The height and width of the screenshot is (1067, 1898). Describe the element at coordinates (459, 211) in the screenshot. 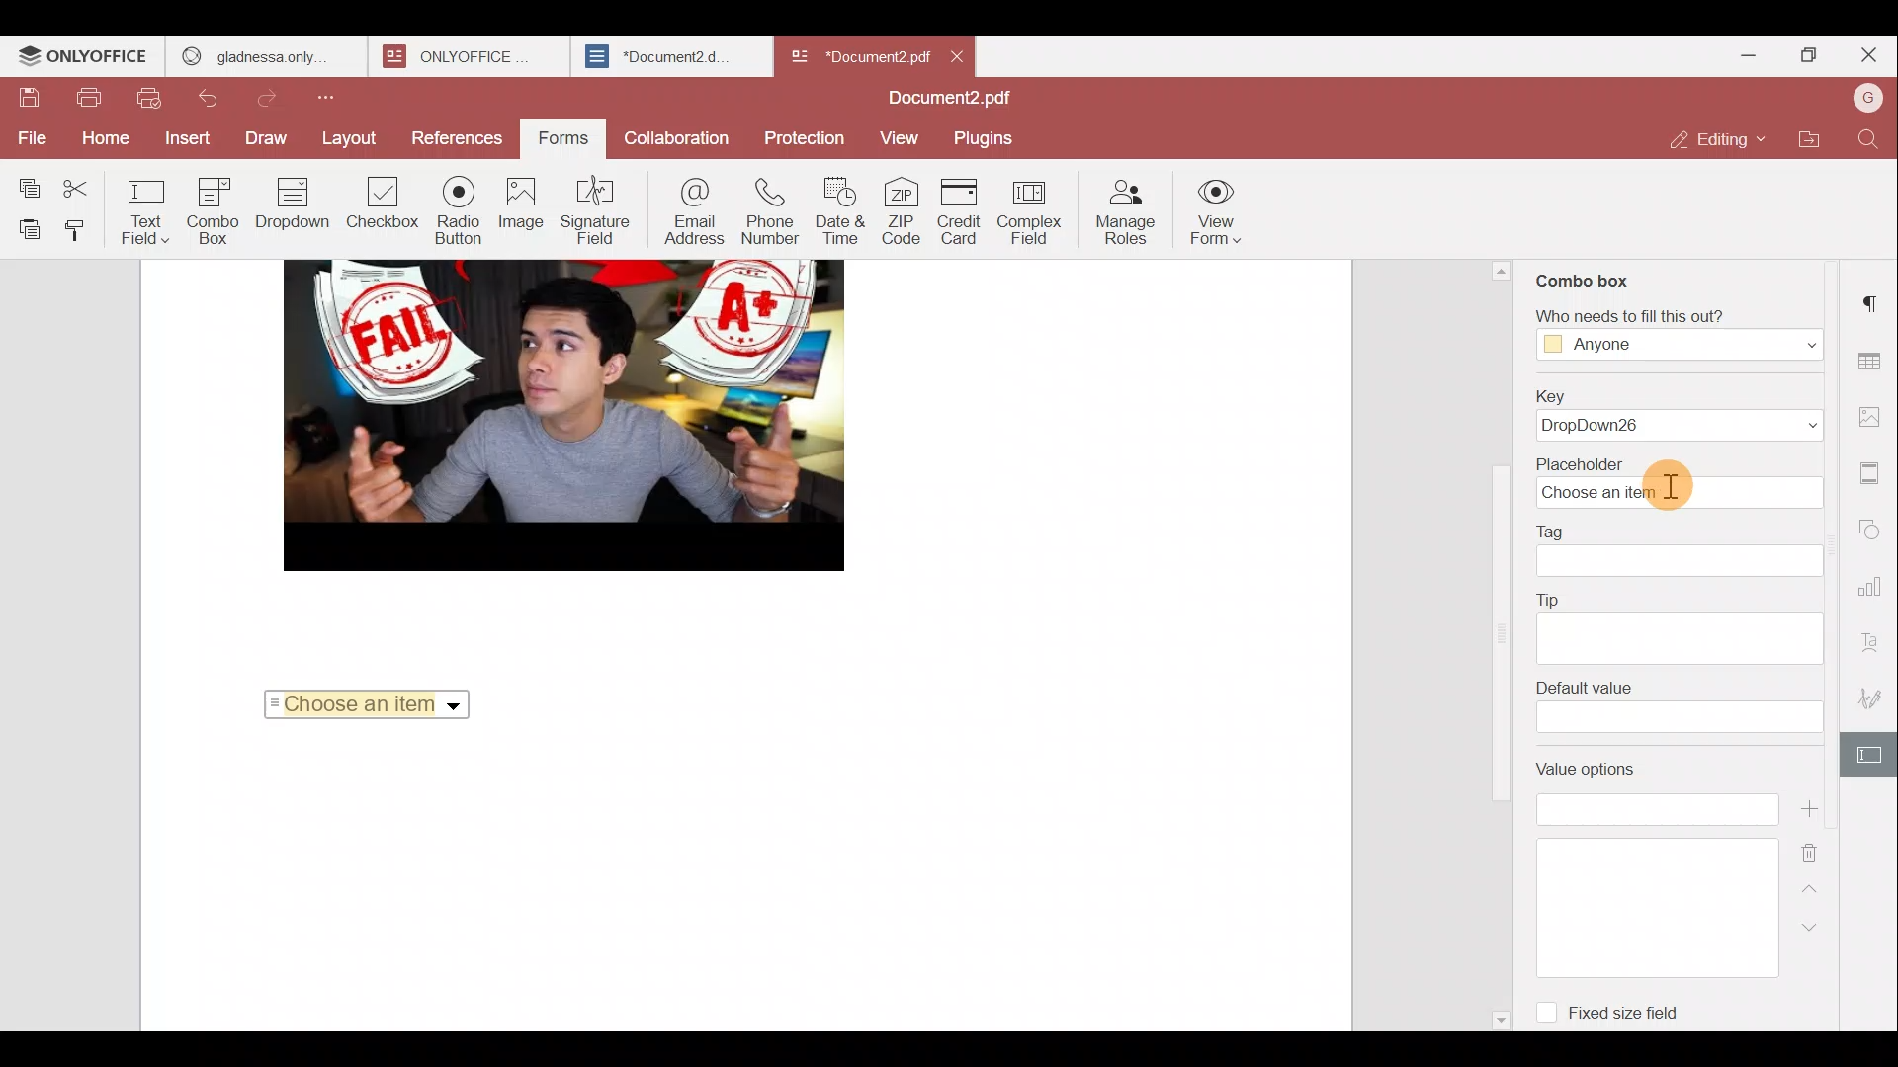

I see `Radio` at that location.